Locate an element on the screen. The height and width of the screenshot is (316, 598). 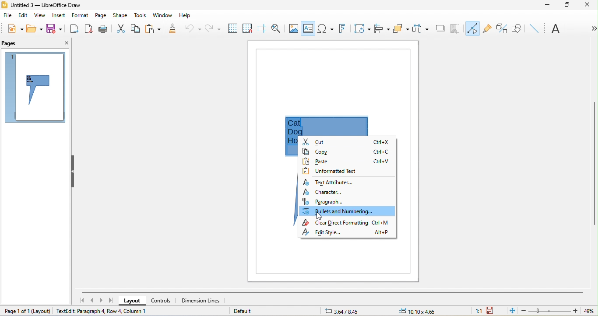
transformation is located at coordinates (362, 30).